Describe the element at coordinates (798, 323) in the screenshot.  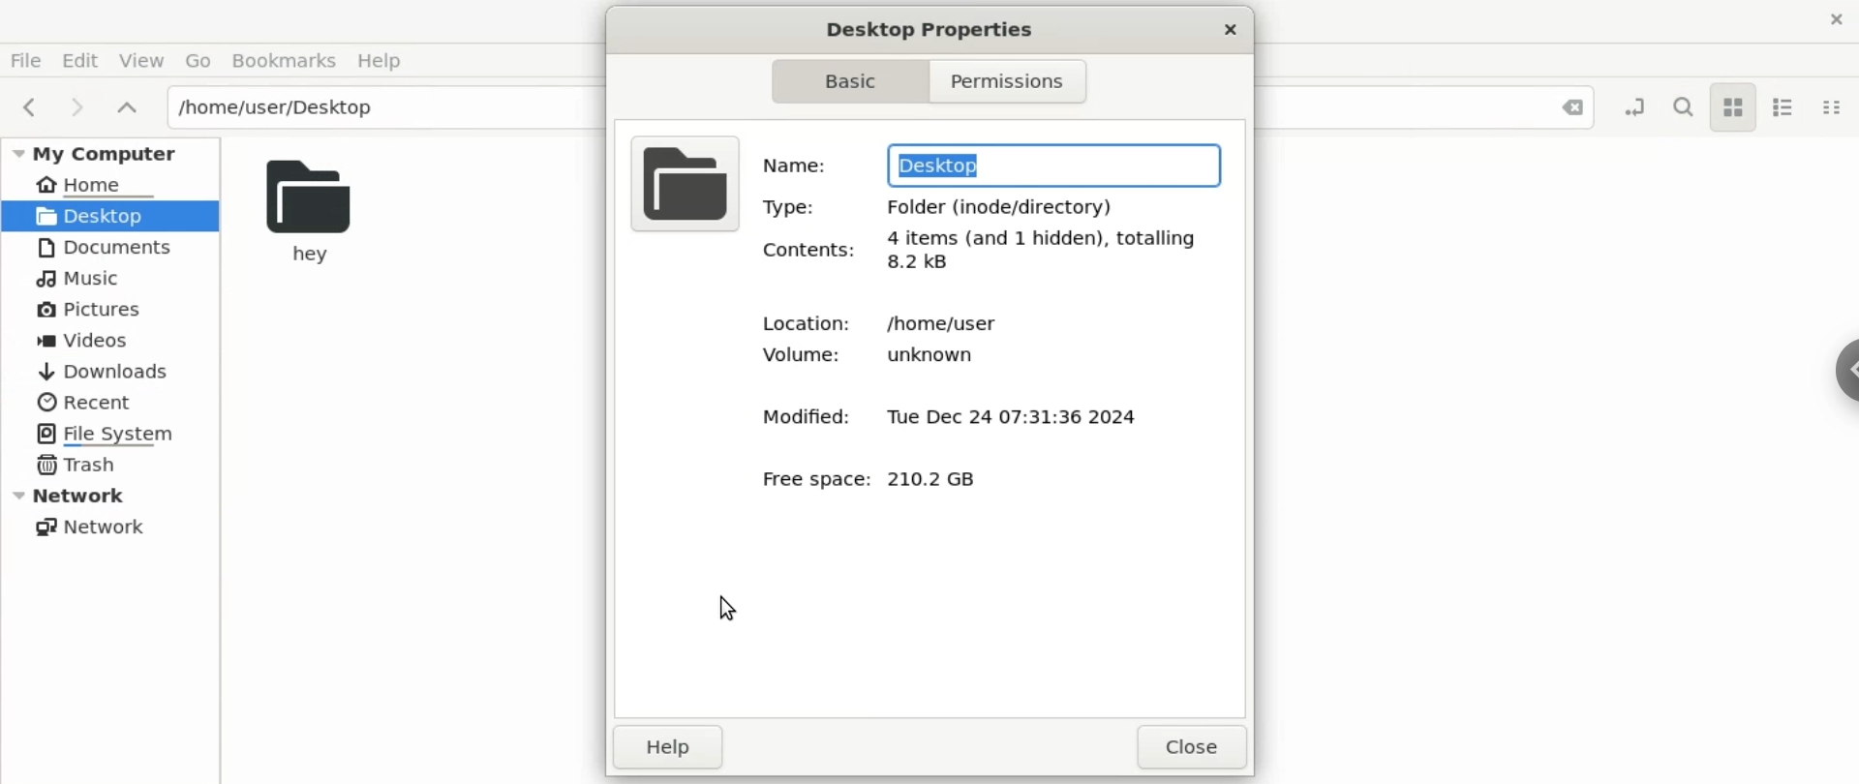
I see `location` at that location.